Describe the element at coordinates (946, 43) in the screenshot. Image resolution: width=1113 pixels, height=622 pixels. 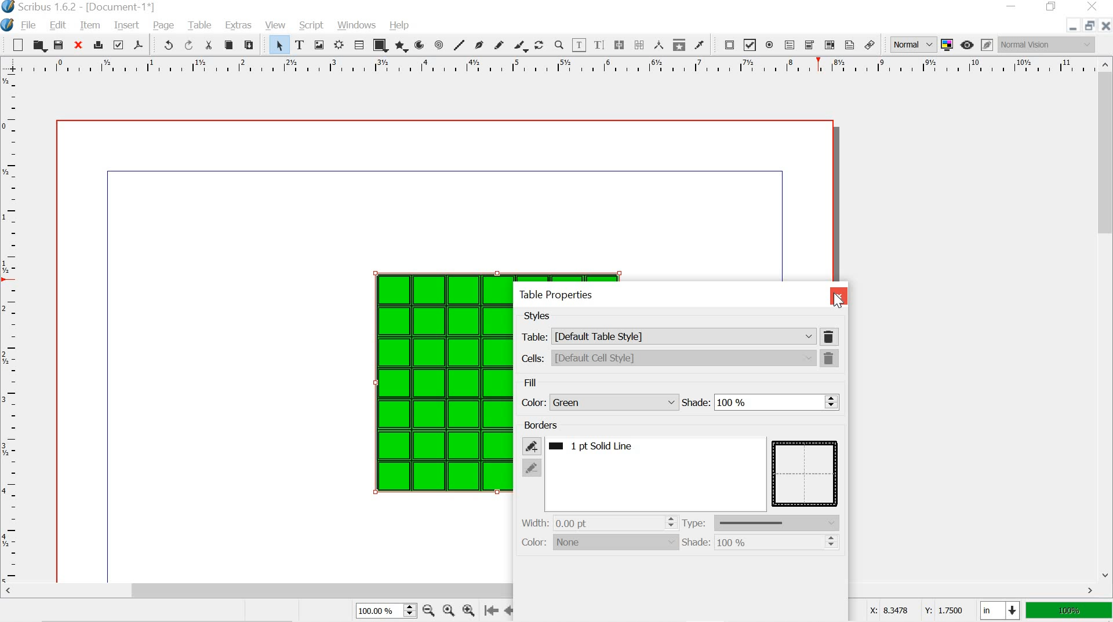
I see `toggle color management system` at that location.